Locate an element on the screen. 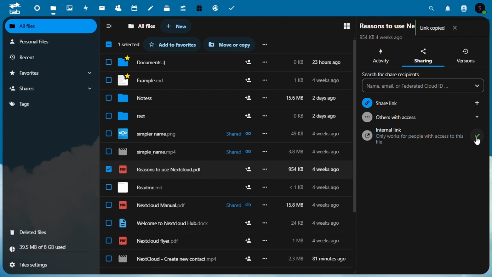 The height and width of the screenshot is (277, 492). last modified time is located at coordinates (383, 37).